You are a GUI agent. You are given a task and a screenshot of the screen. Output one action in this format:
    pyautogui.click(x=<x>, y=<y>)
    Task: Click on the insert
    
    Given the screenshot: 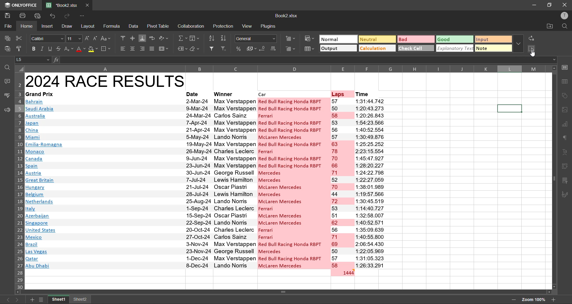 What is the action you would take?
    pyautogui.click(x=47, y=26)
    